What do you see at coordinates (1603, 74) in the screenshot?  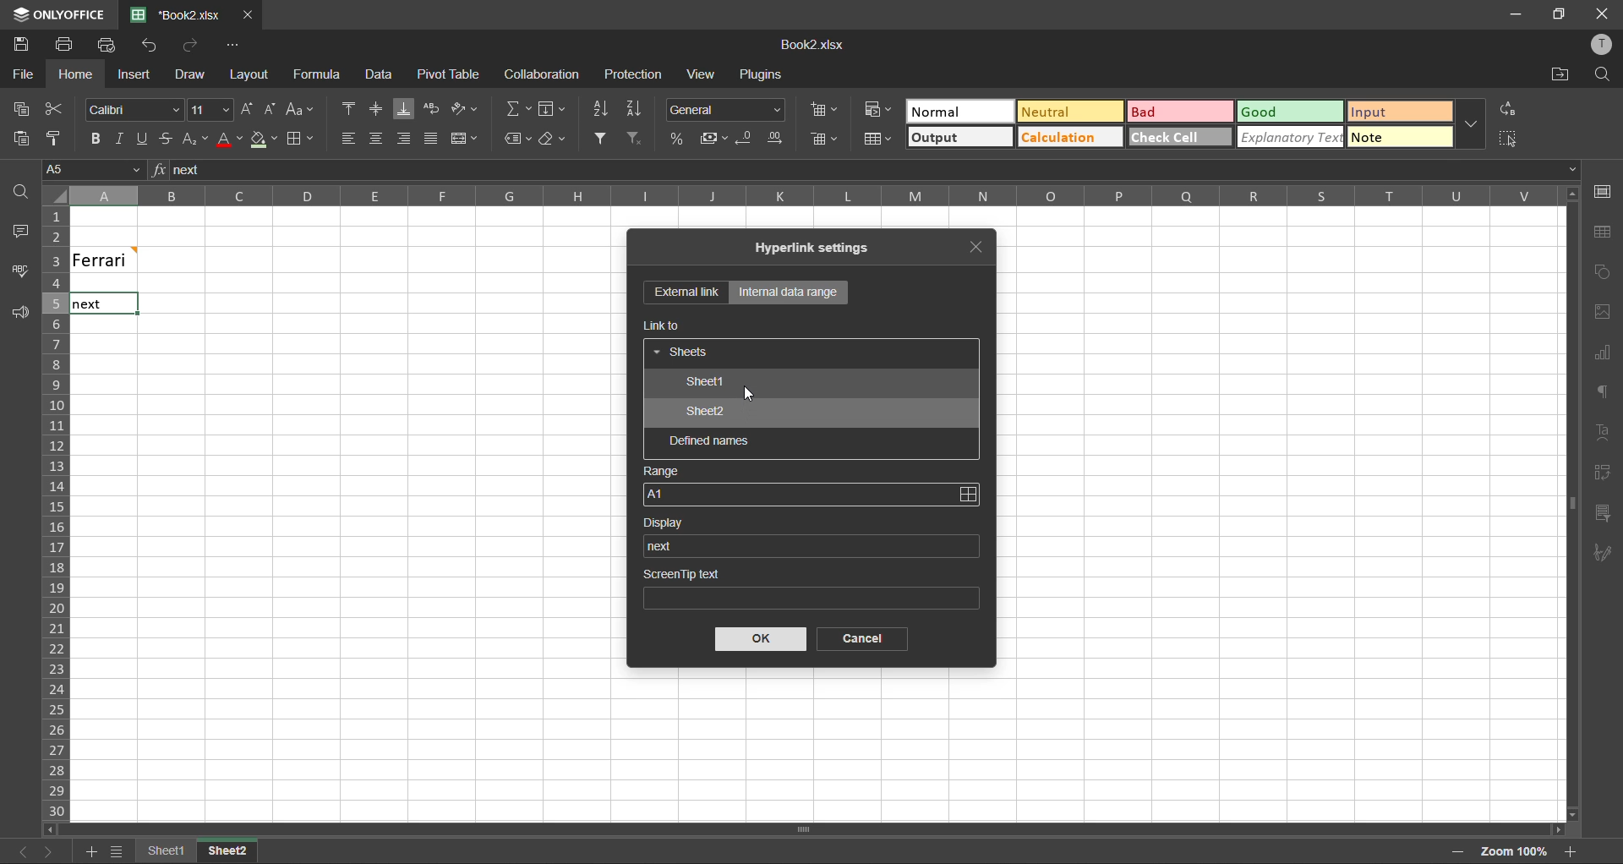 I see `find` at bounding box center [1603, 74].